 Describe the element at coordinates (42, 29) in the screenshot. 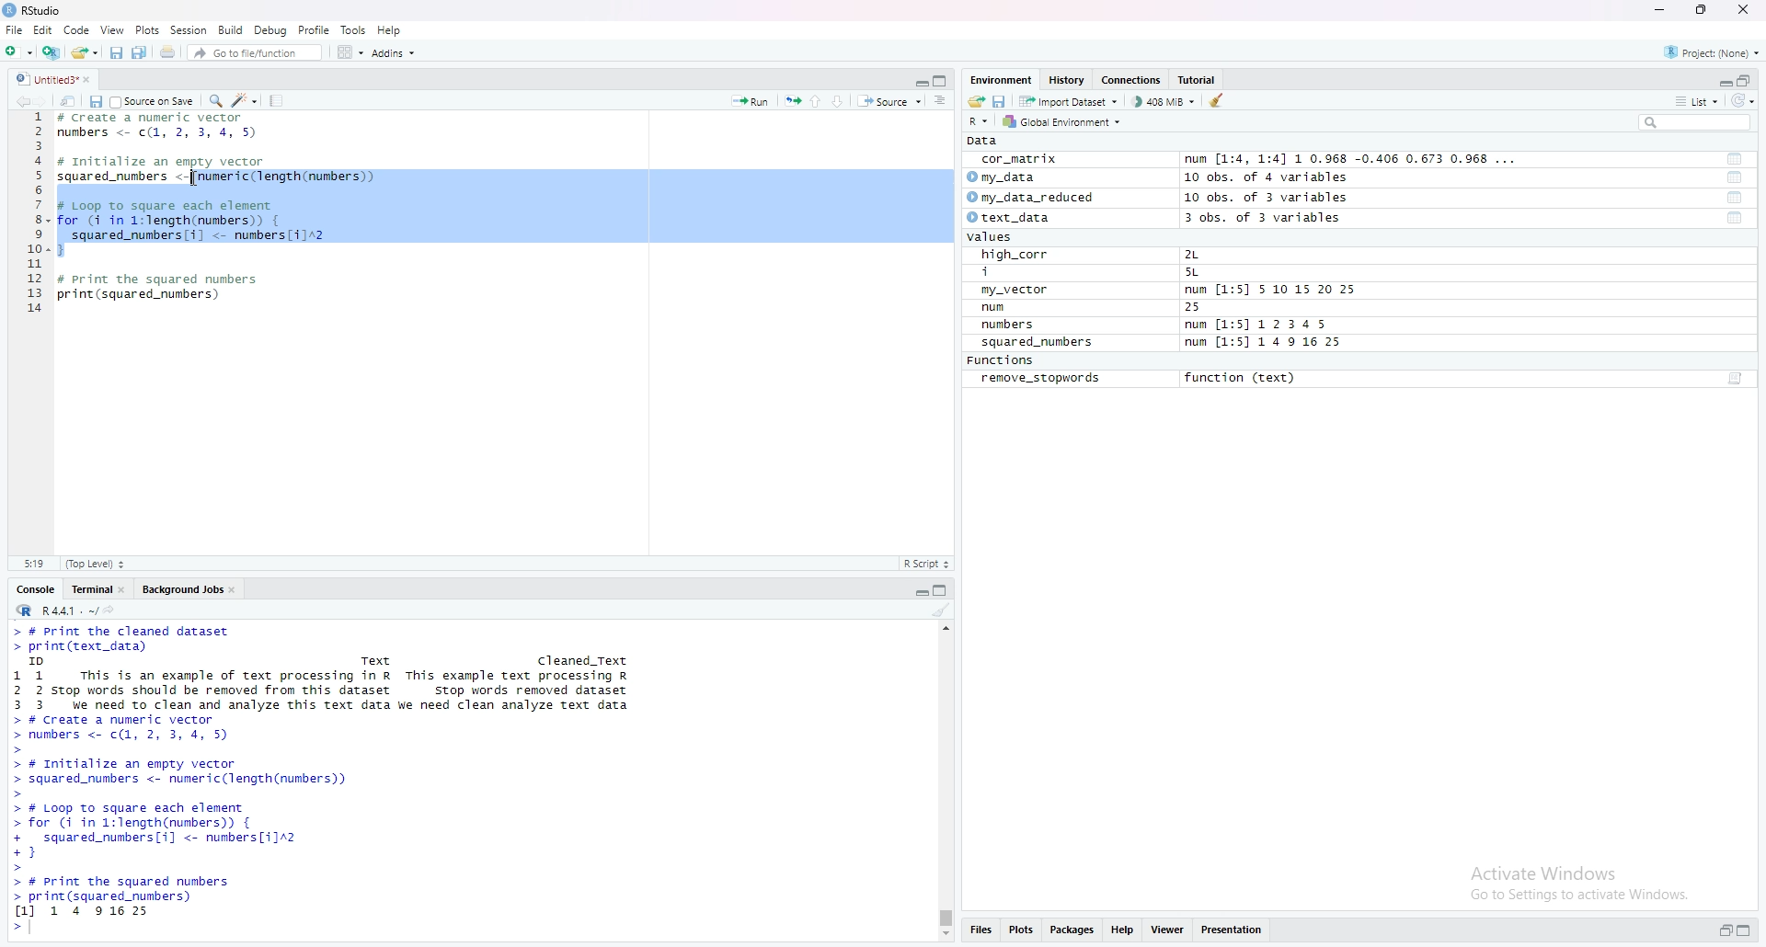

I see `Edit` at that location.